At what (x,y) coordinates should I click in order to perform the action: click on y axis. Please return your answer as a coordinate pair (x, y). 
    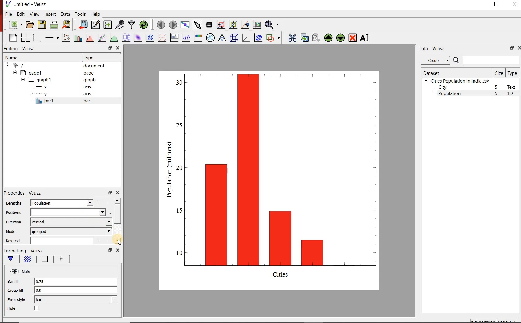
    Looking at the image, I should click on (65, 94).